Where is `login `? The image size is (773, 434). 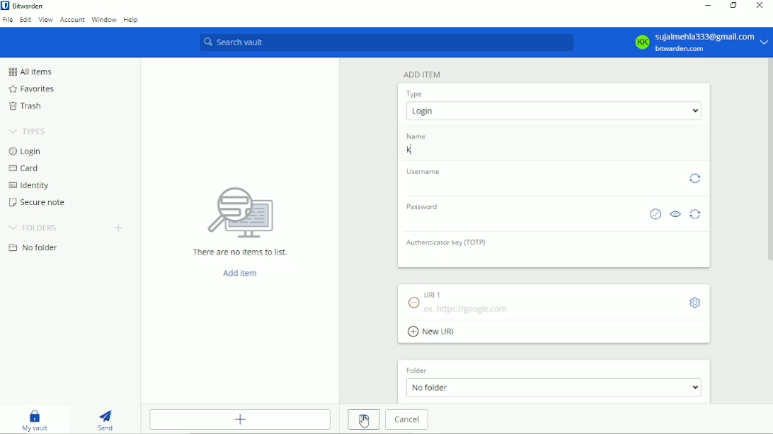 login  is located at coordinates (554, 110).